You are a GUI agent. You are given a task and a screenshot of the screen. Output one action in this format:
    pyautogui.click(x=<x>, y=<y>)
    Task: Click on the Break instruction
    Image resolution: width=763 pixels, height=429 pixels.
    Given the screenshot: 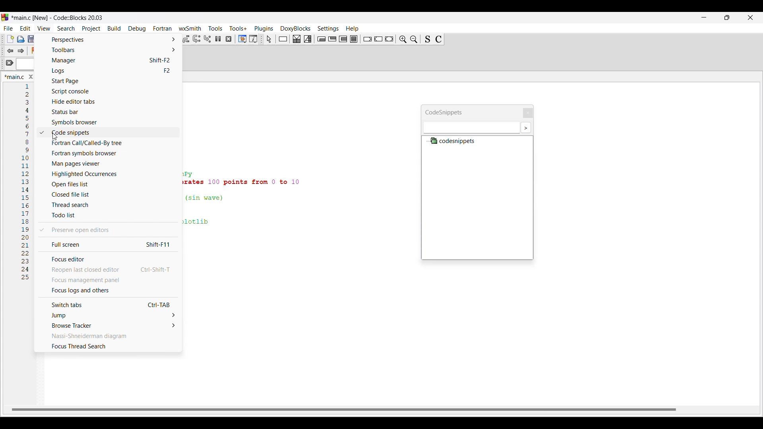 What is the action you would take?
    pyautogui.click(x=367, y=39)
    